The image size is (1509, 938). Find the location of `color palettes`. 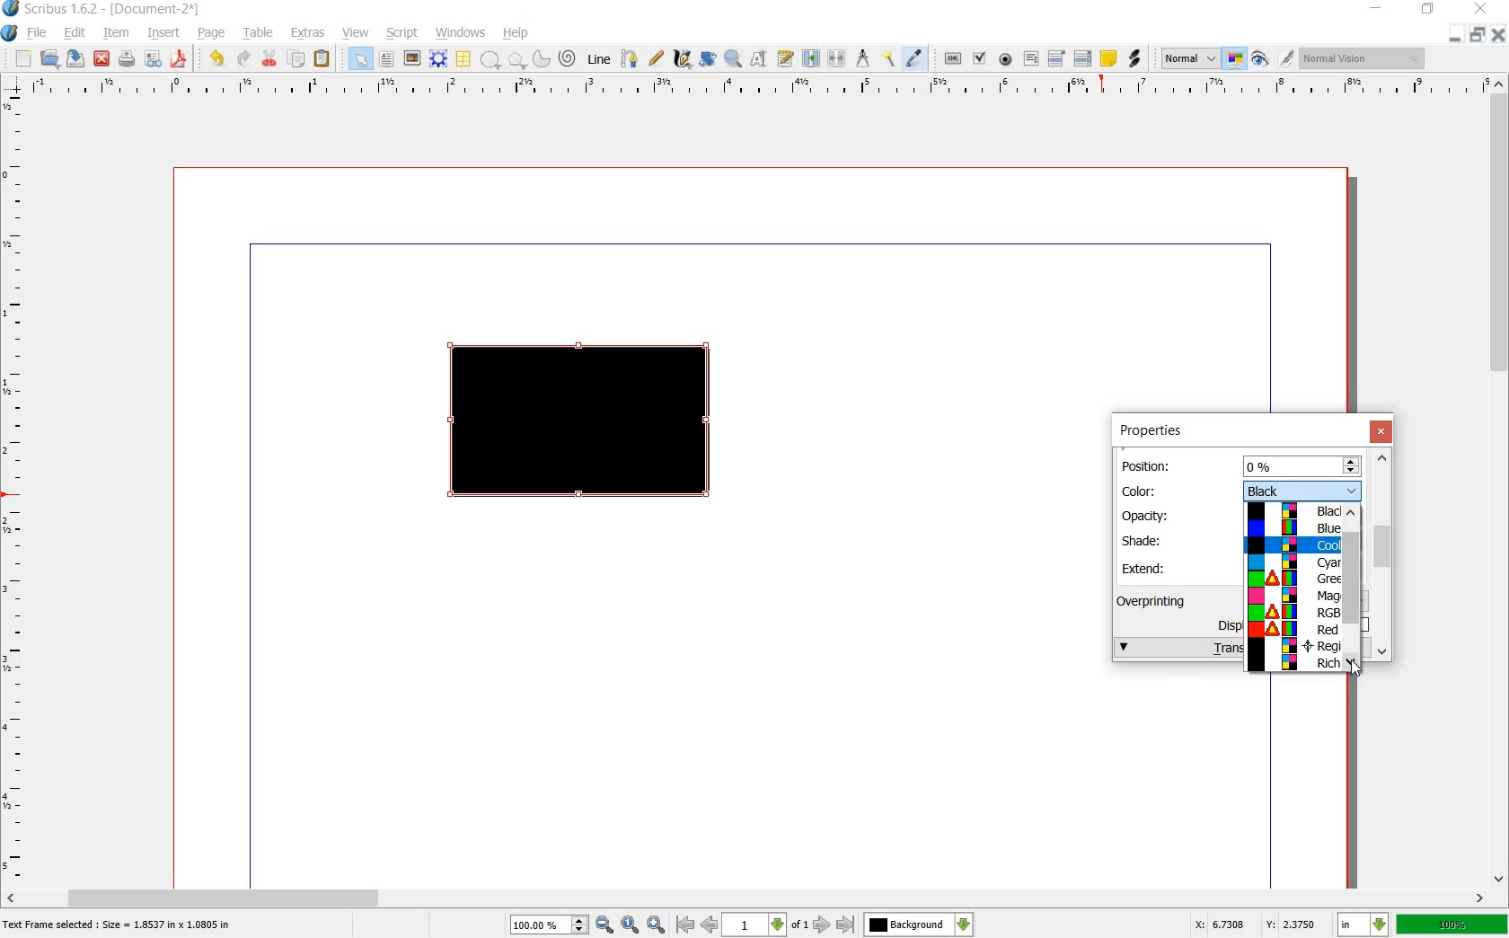

color palettes is located at coordinates (1293, 588).